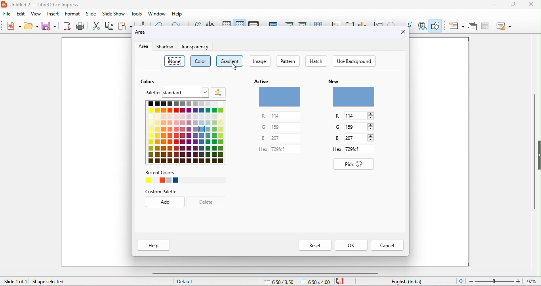  I want to click on fit slide to current window, so click(461, 280).